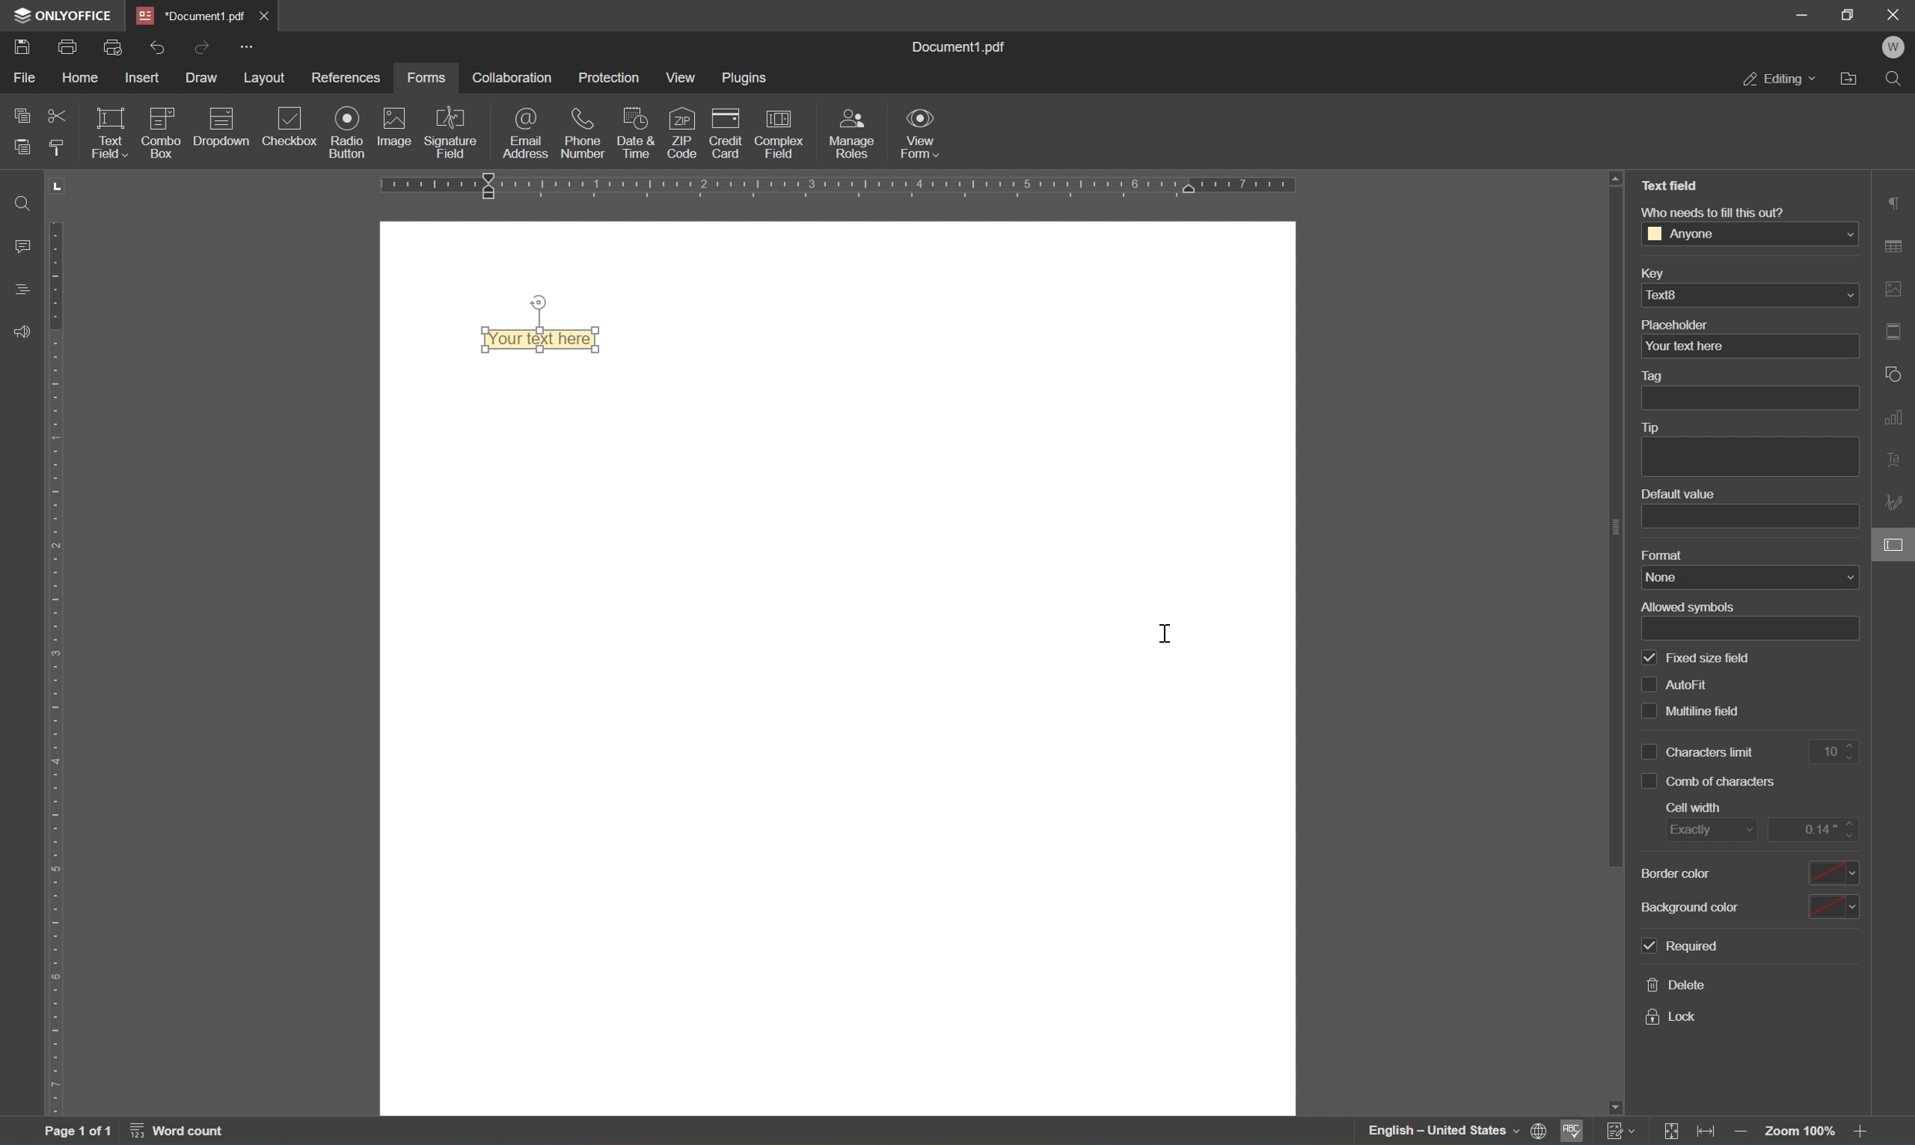 Image resolution: width=1915 pixels, height=1145 pixels. What do you see at coordinates (200, 79) in the screenshot?
I see `draw` at bounding box center [200, 79].